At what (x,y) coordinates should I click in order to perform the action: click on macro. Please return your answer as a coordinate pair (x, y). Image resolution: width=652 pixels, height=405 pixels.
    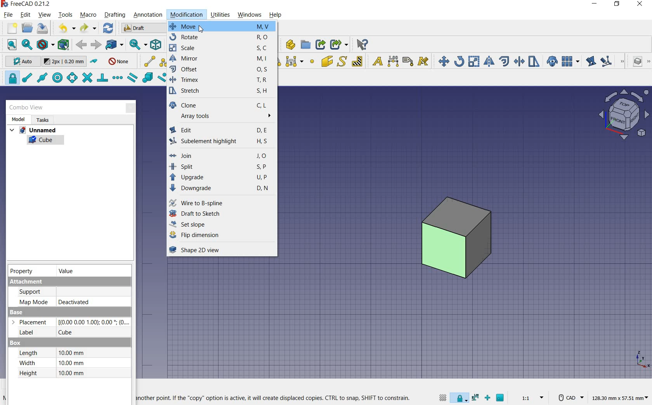
    Looking at the image, I should click on (88, 16).